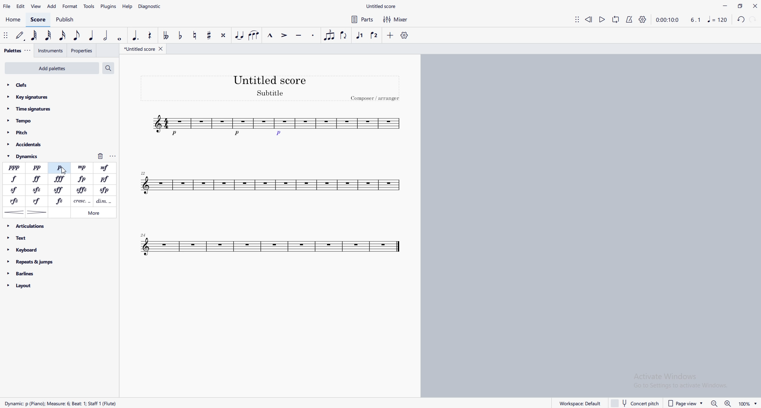  I want to click on accidentals, so click(45, 145).